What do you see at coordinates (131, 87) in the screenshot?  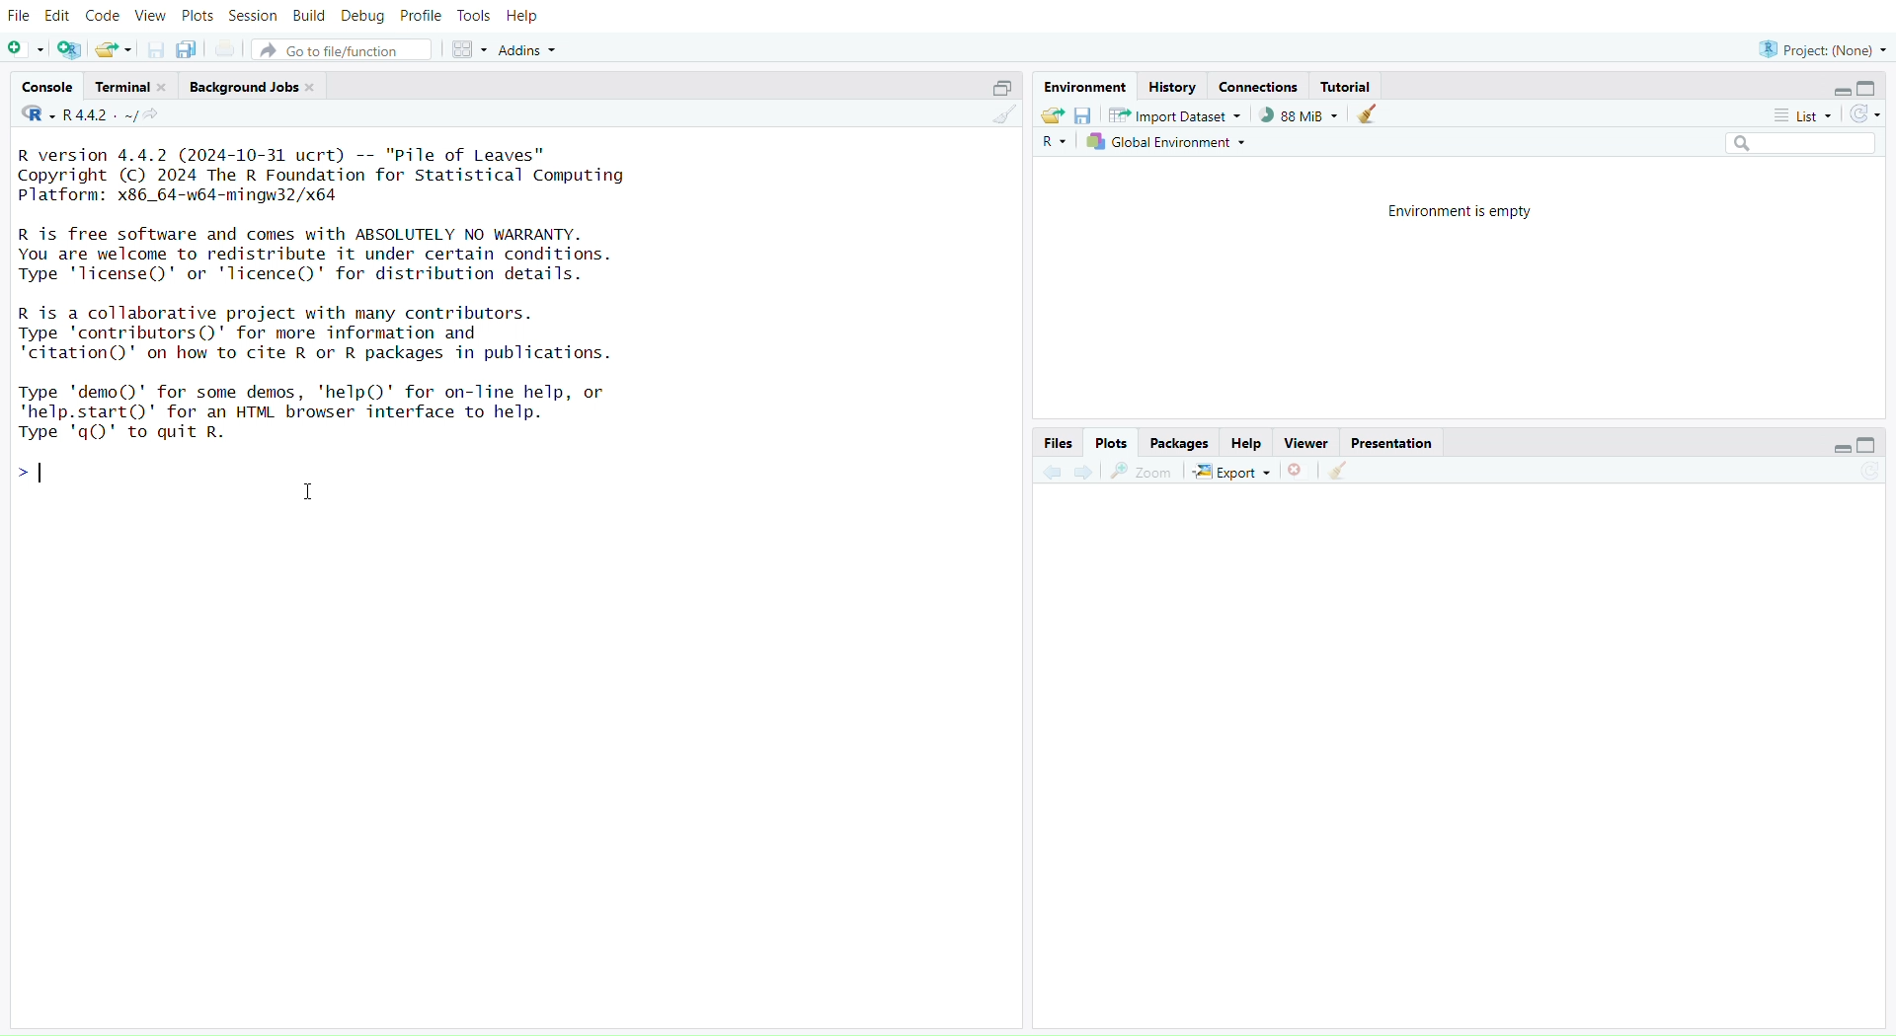 I see `terminal` at bounding box center [131, 87].